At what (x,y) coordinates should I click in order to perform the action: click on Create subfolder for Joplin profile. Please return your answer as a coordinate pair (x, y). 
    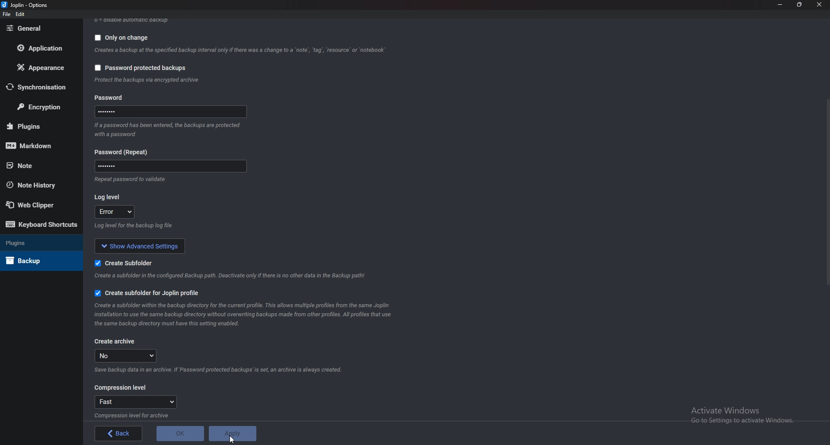
    Looking at the image, I should click on (148, 294).